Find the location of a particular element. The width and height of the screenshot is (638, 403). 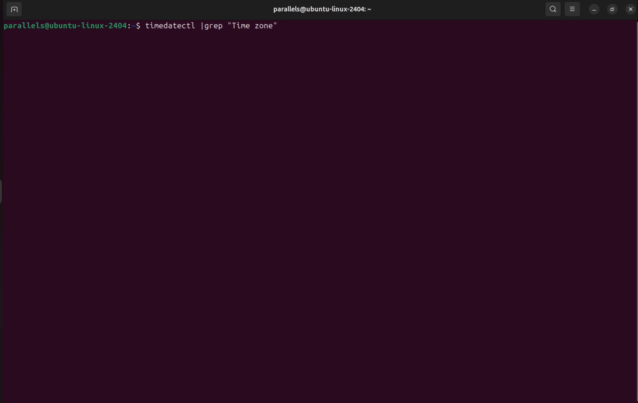

timedatectl | grep "Time zone" is located at coordinates (213, 26).